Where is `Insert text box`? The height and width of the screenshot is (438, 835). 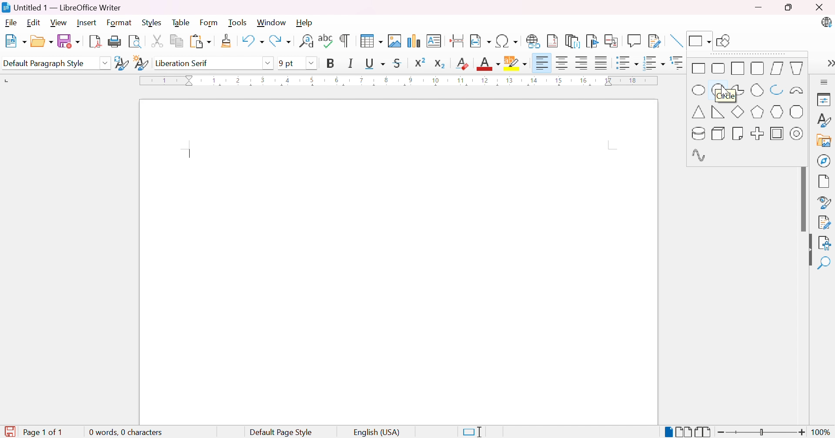 Insert text box is located at coordinates (433, 41).